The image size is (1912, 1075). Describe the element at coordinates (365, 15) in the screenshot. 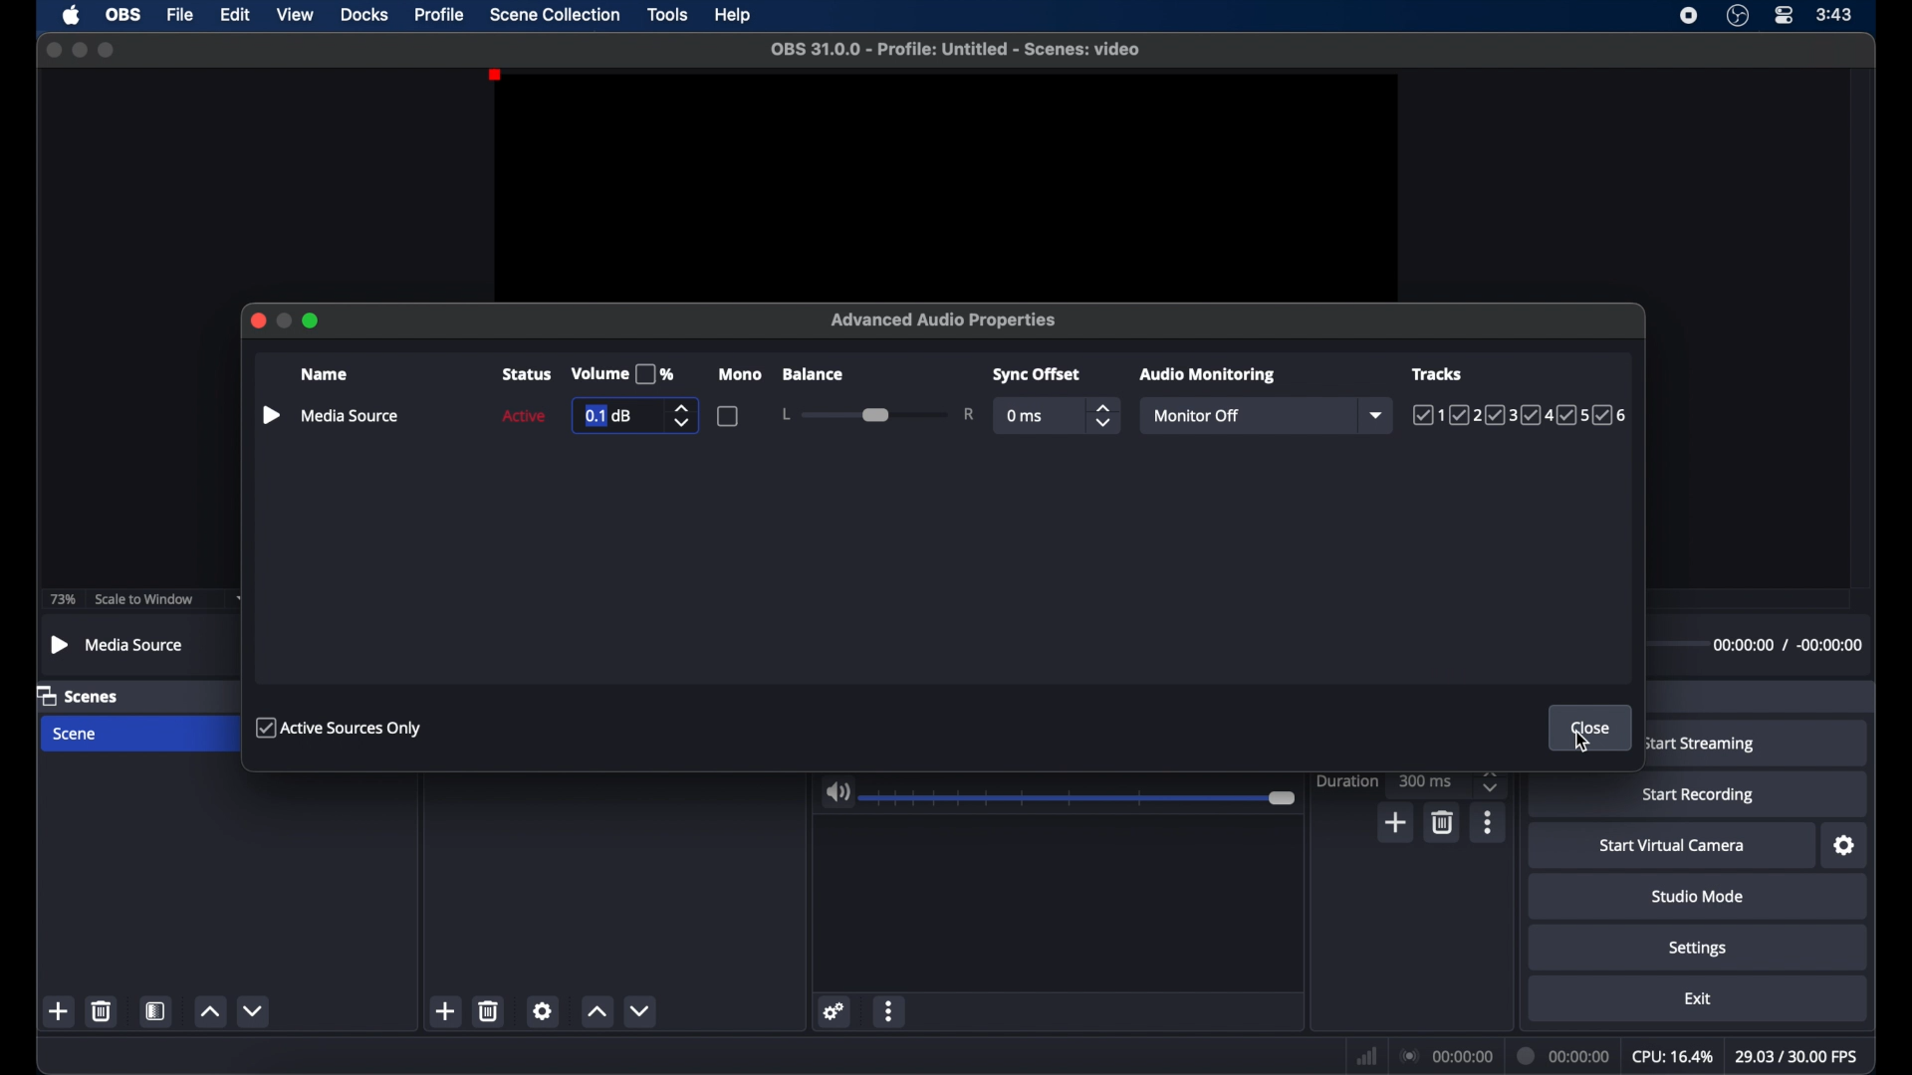

I see `docks` at that location.